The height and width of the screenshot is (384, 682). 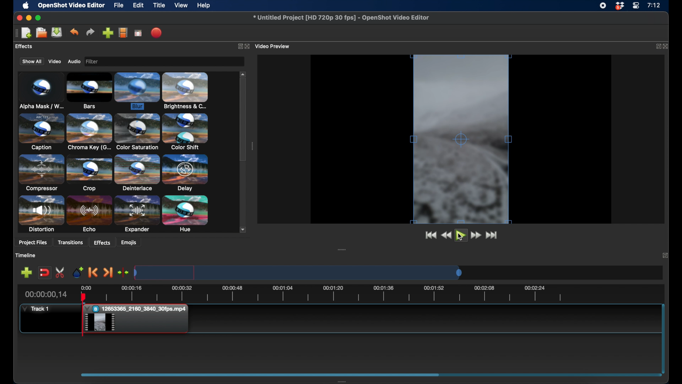 I want to click on file, so click(x=119, y=5).